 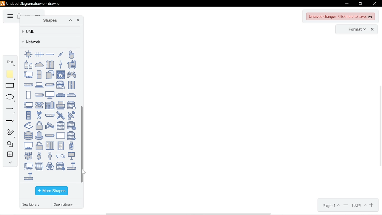 I want to click on proxy server, so click(x=71, y=105).